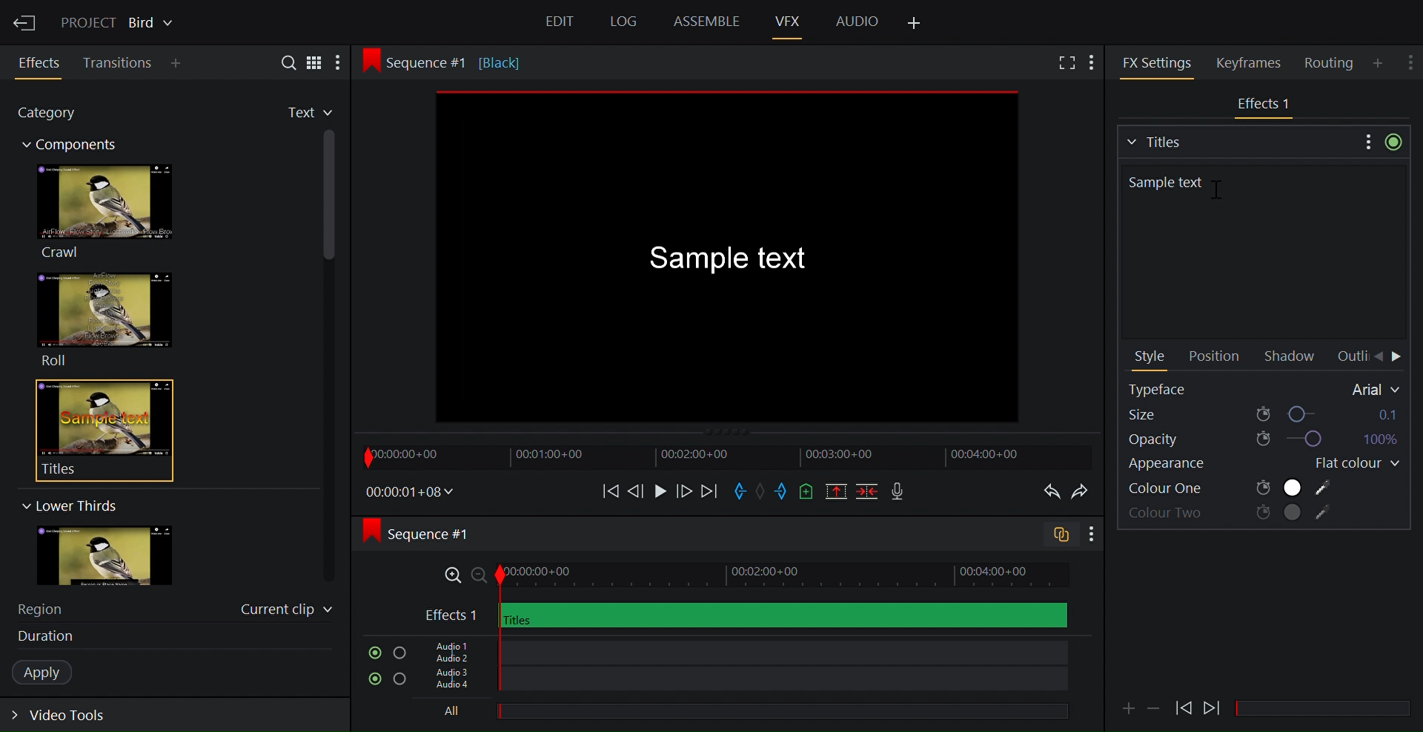 The width and height of the screenshot is (1423, 732). What do you see at coordinates (371, 679) in the screenshot?
I see `Mute/Unmute` at bounding box center [371, 679].